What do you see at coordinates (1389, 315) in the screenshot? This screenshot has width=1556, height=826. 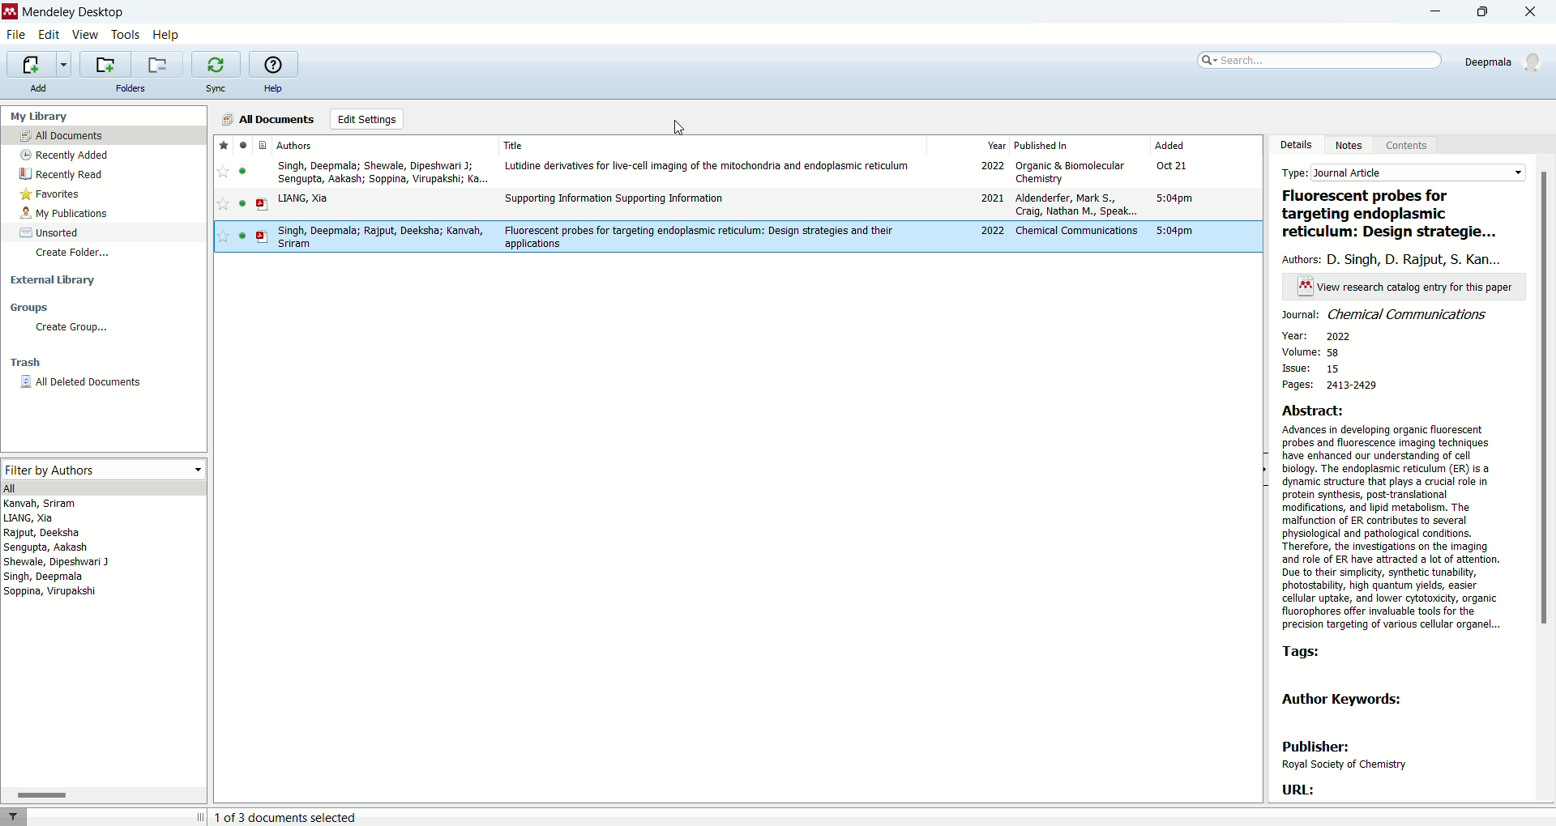 I see `journal name` at bounding box center [1389, 315].